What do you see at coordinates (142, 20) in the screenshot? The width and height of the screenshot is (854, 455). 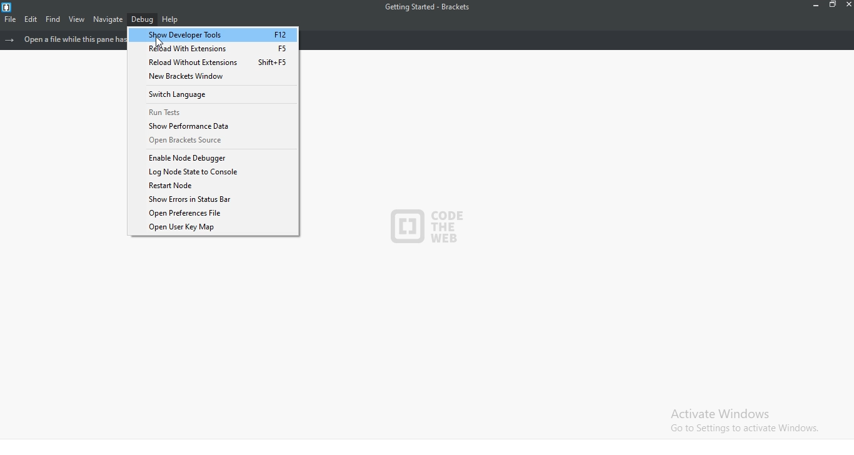 I see `debug` at bounding box center [142, 20].